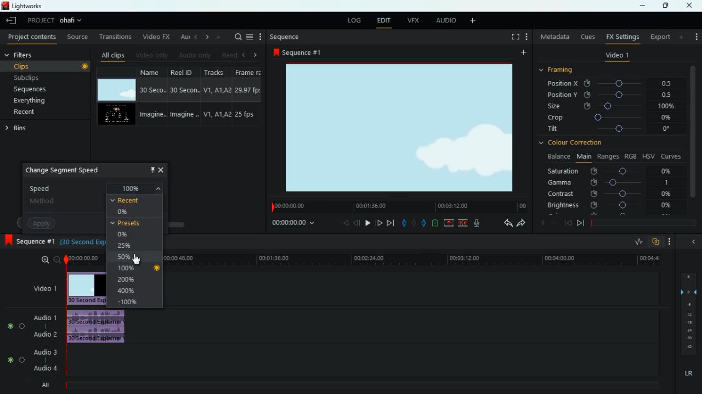 The width and height of the screenshot is (702, 394). I want to click on main, so click(582, 157).